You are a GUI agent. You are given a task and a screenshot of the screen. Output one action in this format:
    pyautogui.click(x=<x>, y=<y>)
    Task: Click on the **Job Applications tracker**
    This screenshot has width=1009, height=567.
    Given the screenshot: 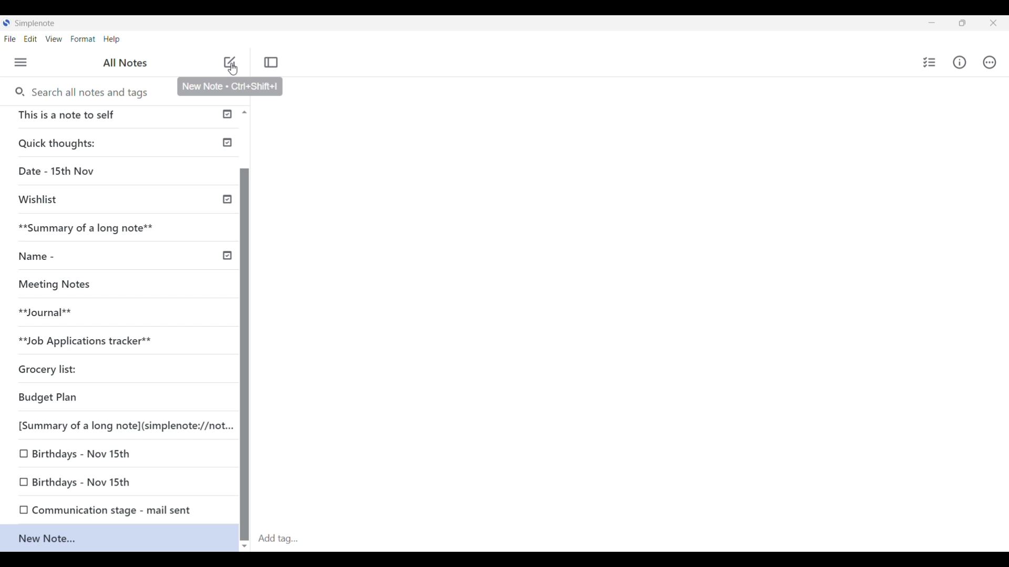 What is the action you would take?
    pyautogui.click(x=95, y=341)
    